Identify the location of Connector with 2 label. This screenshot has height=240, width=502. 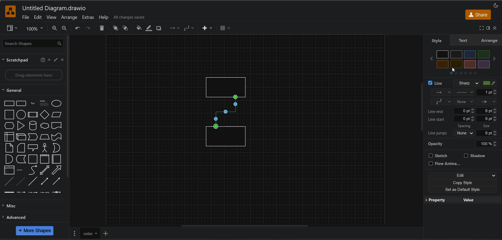
(33, 193).